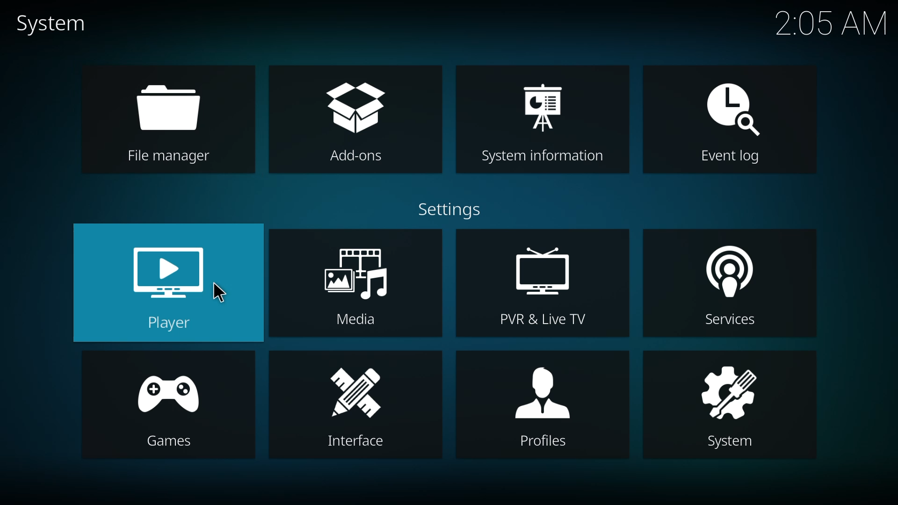  Describe the element at coordinates (729, 121) in the screenshot. I see `event log` at that location.